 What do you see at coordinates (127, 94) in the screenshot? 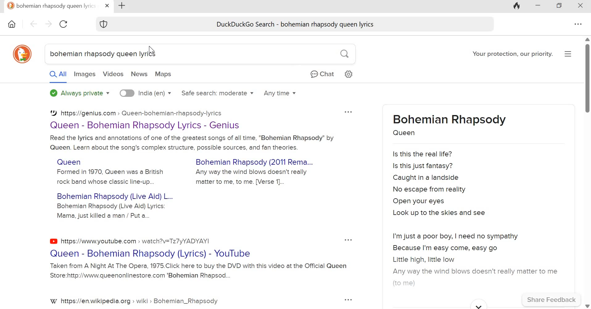
I see `toggle` at bounding box center [127, 94].